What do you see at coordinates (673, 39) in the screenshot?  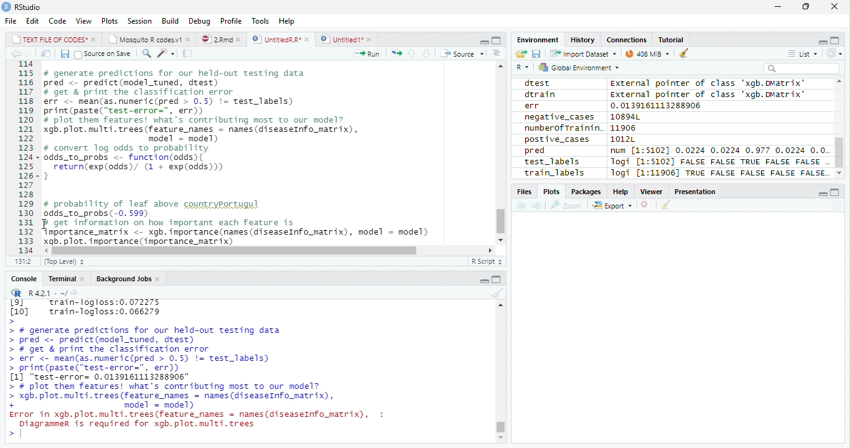 I see `Tutorial` at bounding box center [673, 39].